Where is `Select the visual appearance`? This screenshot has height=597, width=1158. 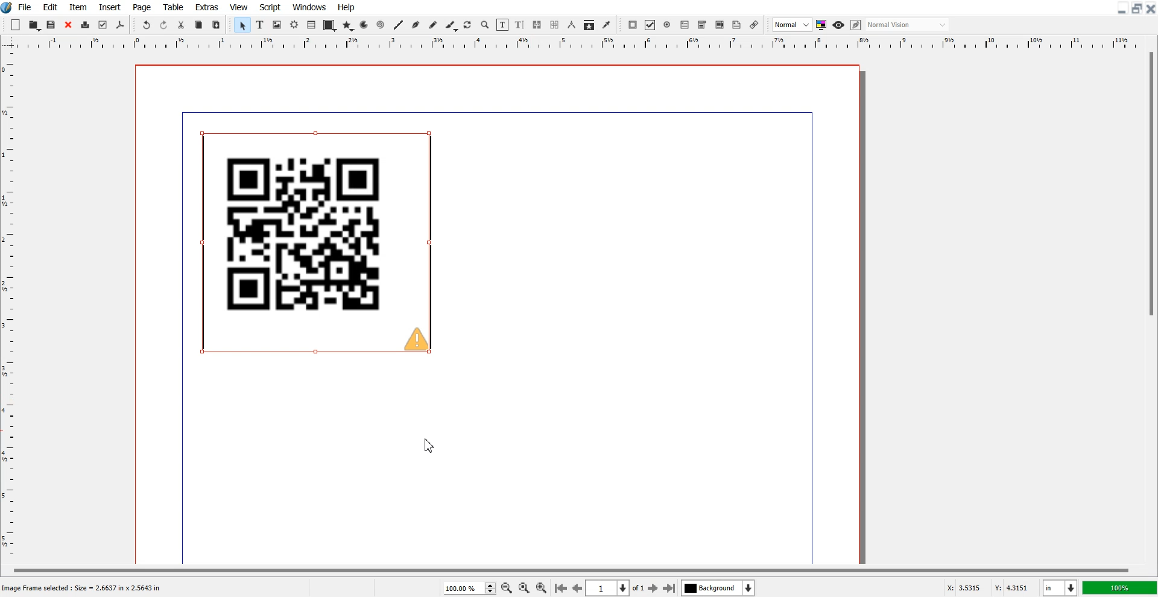
Select the visual appearance is located at coordinates (908, 25).